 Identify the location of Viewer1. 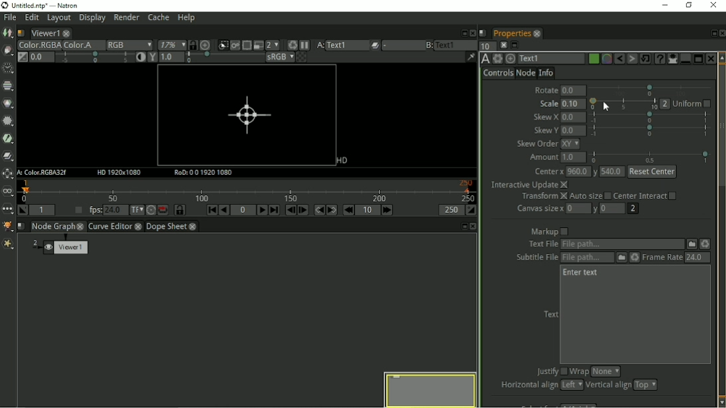
(50, 33).